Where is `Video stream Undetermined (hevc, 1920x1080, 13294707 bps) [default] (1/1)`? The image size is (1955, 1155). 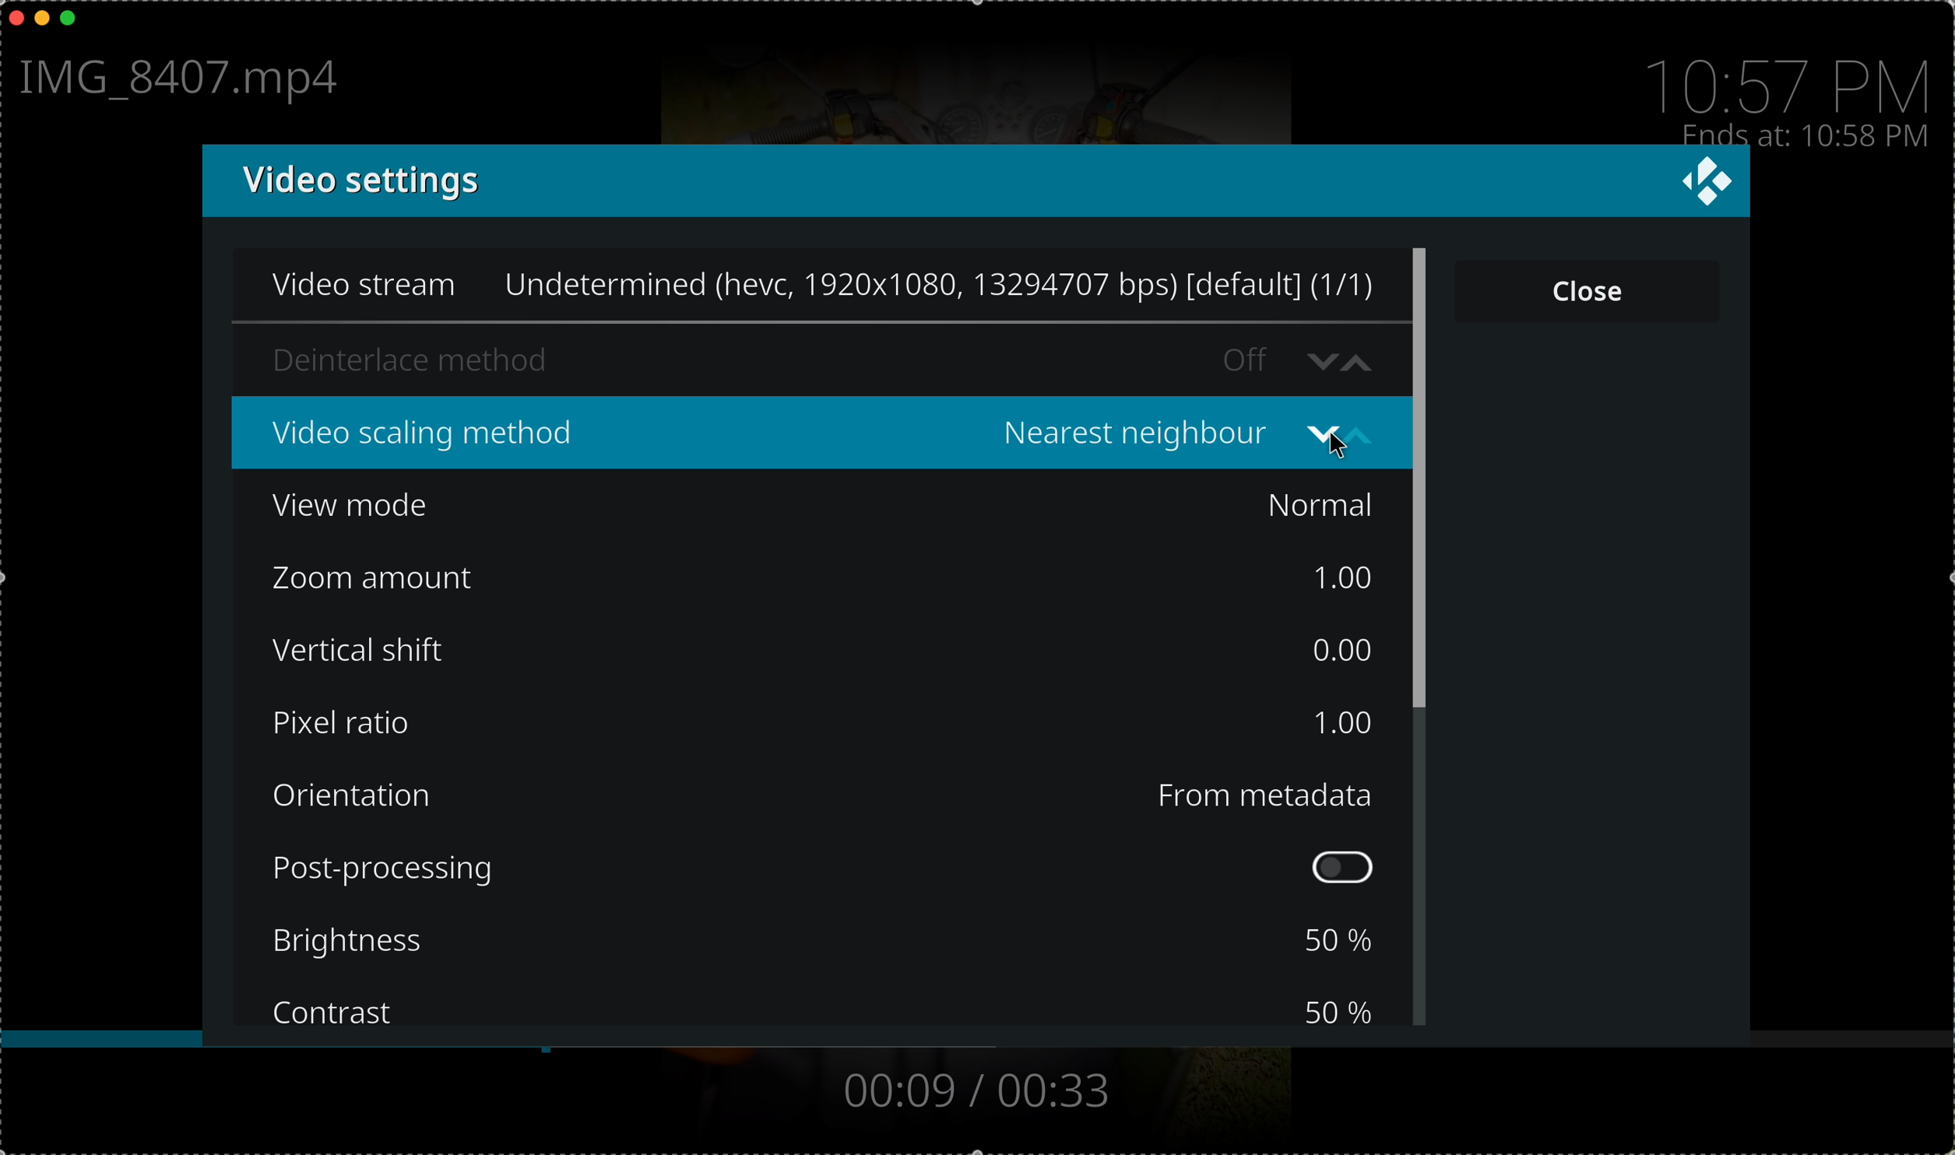 Video stream Undetermined (hevc, 1920x1080, 13294707 bps) [default] (1/1) is located at coordinates (809, 283).